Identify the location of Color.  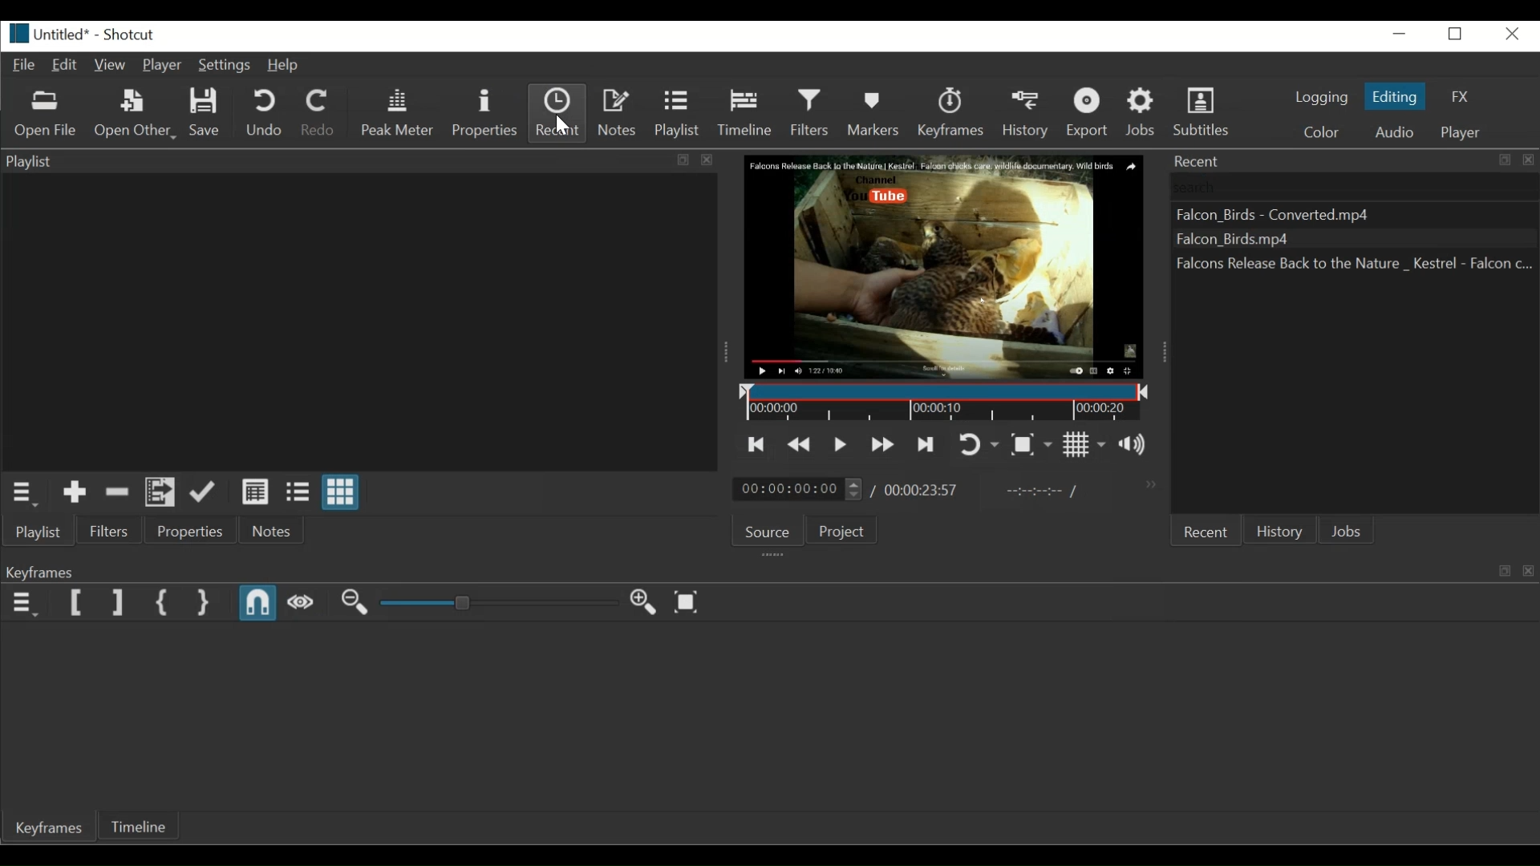
(1320, 132).